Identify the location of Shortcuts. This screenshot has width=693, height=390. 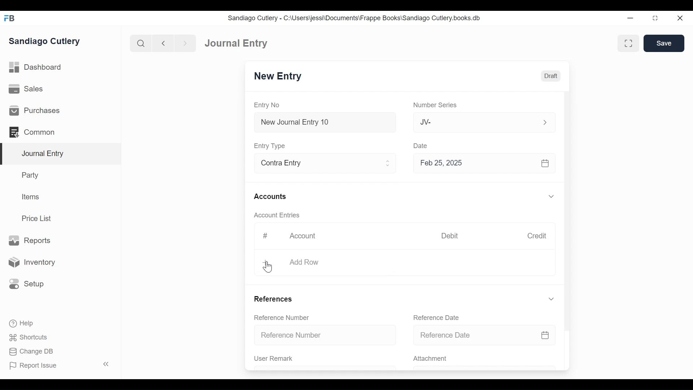
(26, 337).